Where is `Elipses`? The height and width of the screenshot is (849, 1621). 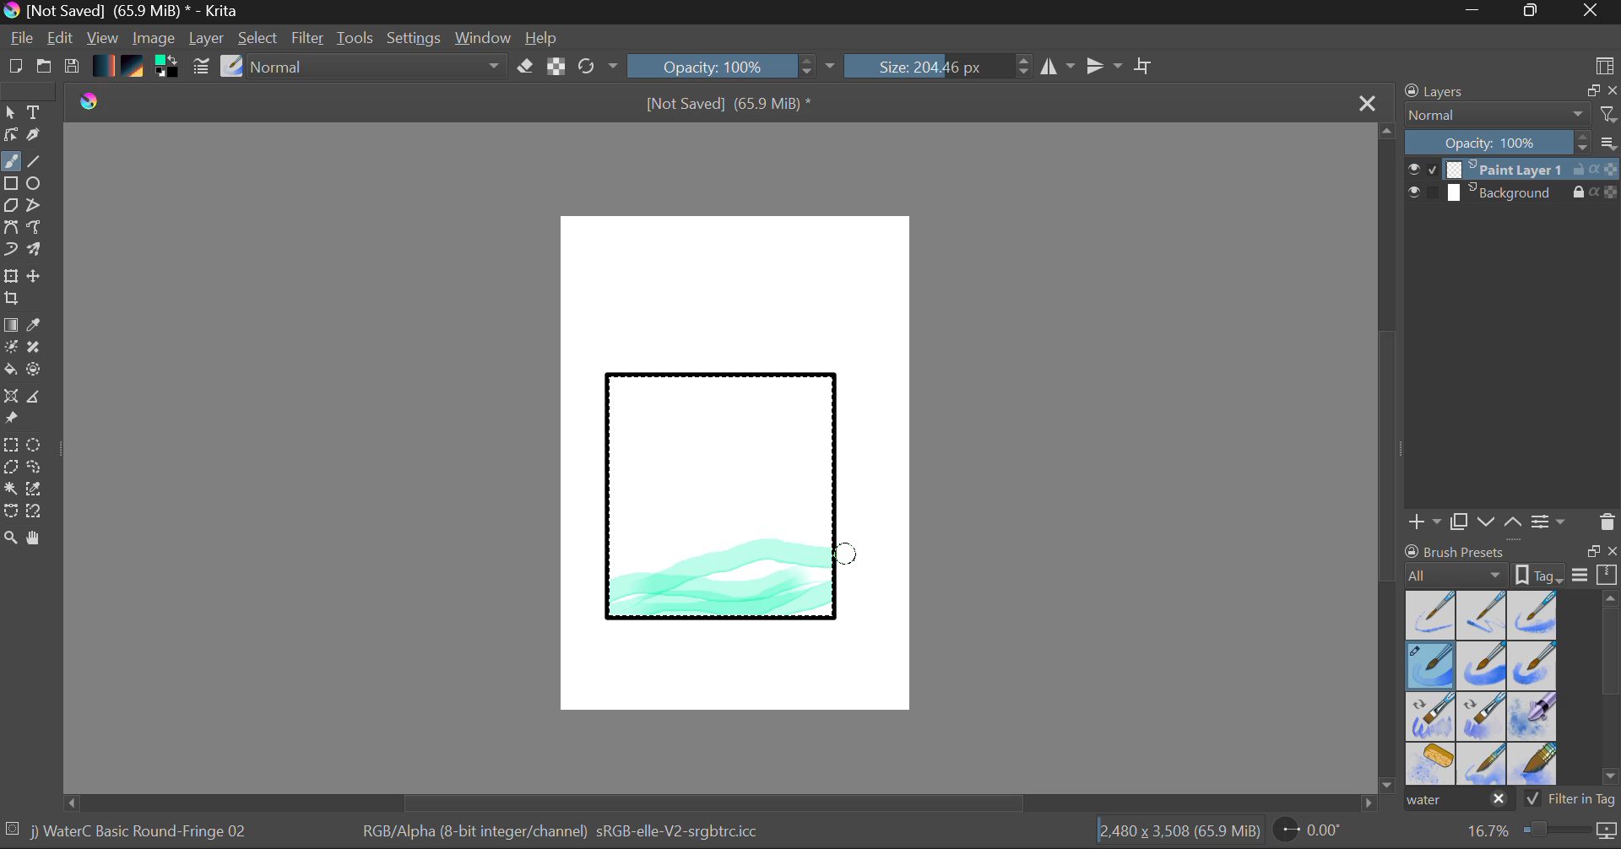 Elipses is located at coordinates (36, 185).